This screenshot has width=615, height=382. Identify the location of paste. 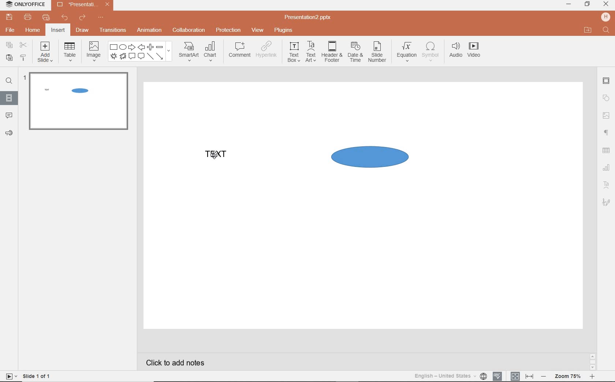
(9, 59).